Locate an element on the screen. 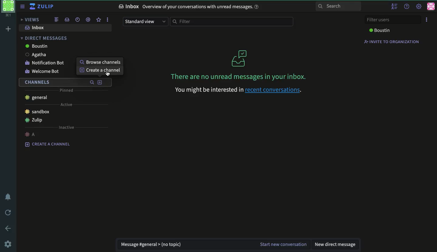  search is located at coordinates (339, 6).